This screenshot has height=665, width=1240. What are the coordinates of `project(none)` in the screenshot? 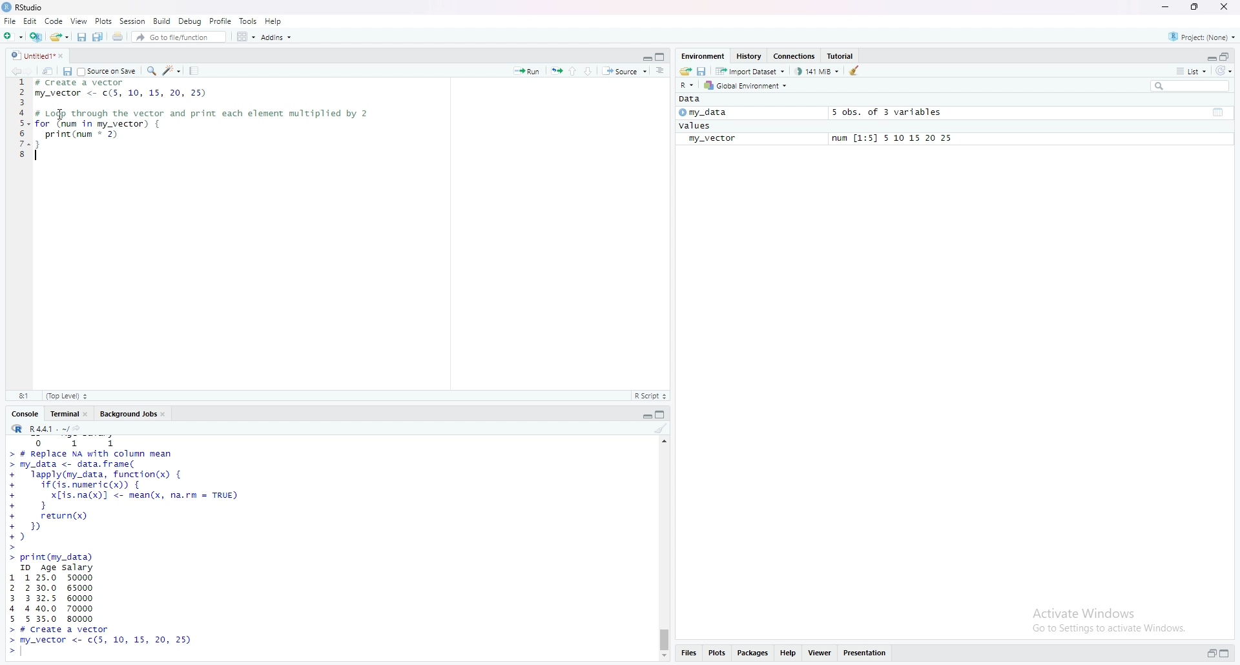 It's located at (1198, 37).